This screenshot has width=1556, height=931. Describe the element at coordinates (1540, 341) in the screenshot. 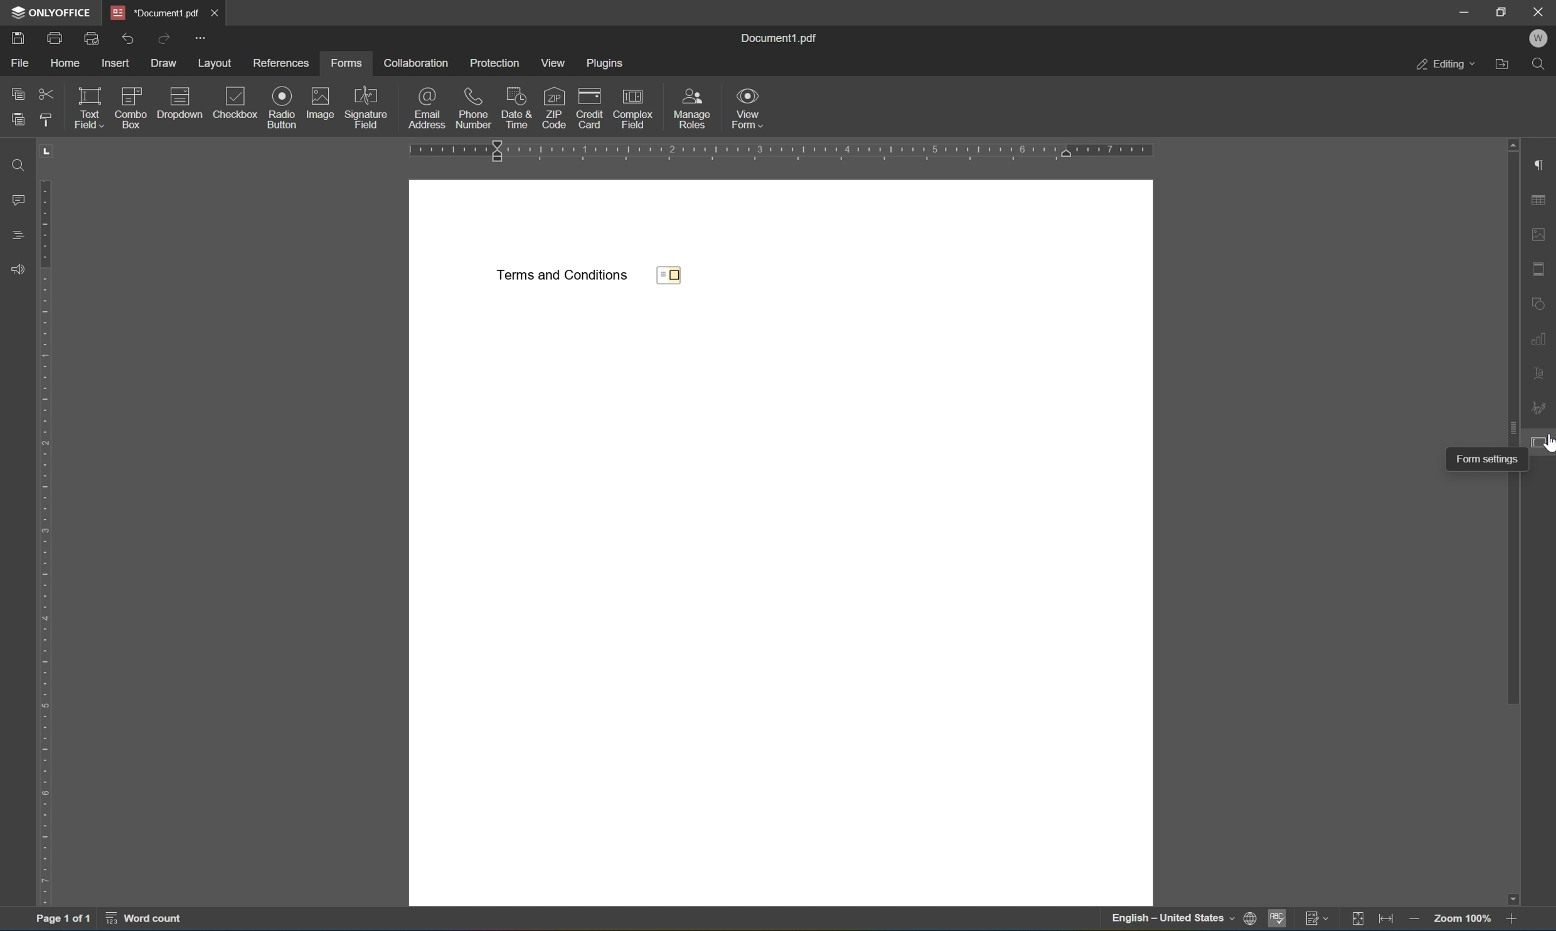

I see `chart settings` at that location.